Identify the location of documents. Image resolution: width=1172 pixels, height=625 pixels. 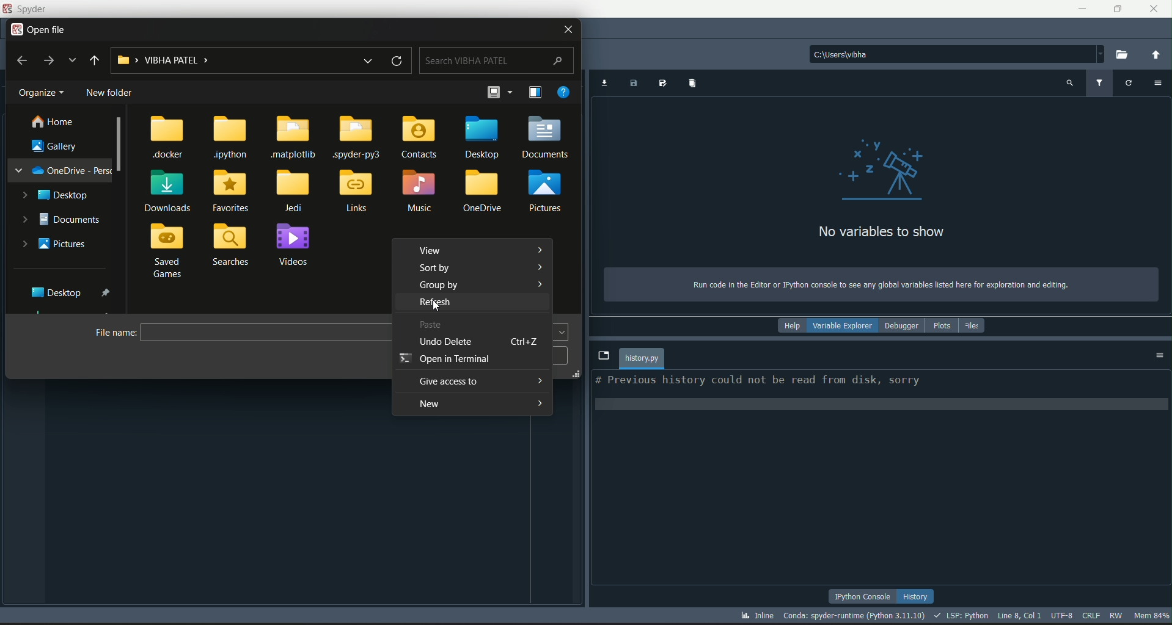
(64, 220).